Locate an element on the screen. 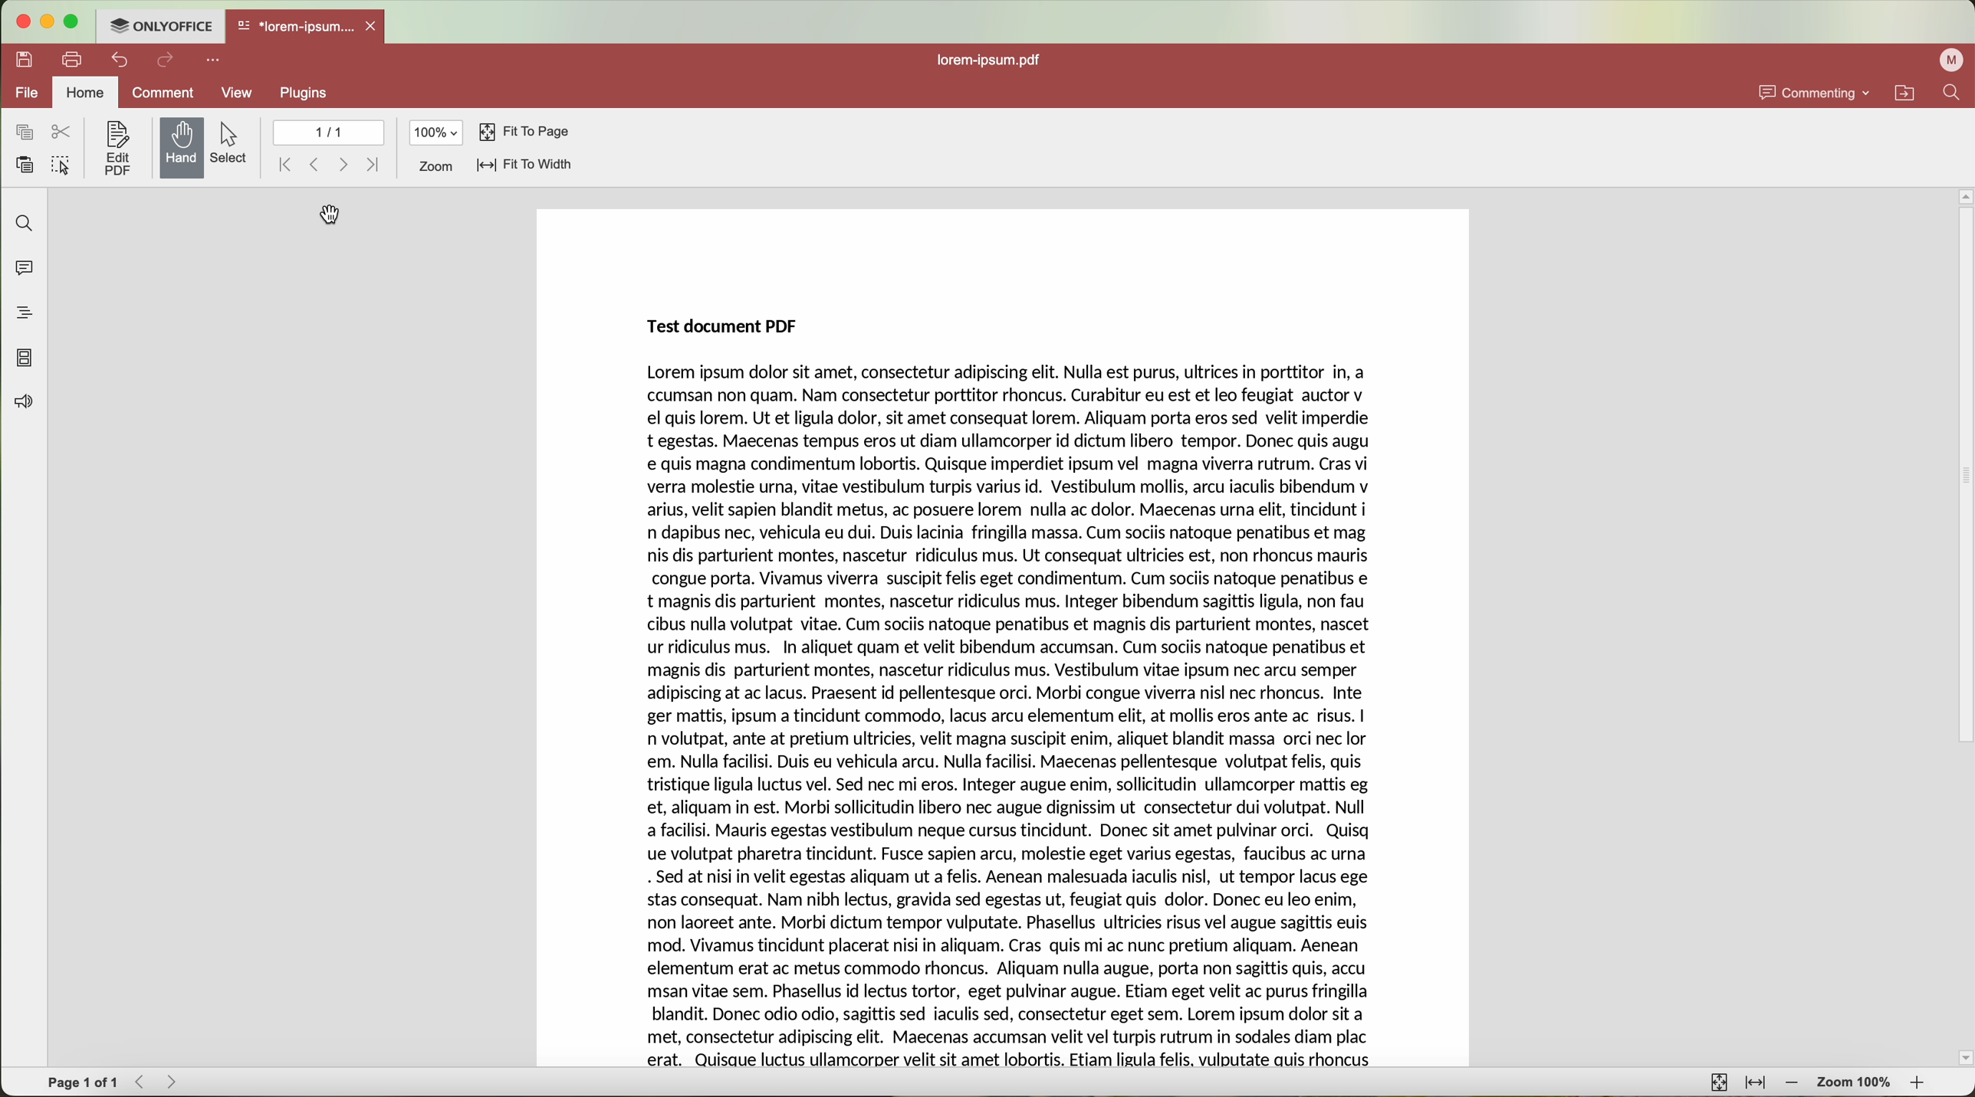 Image resolution: width=1975 pixels, height=1097 pixels. headings is located at coordinates (25, 313).